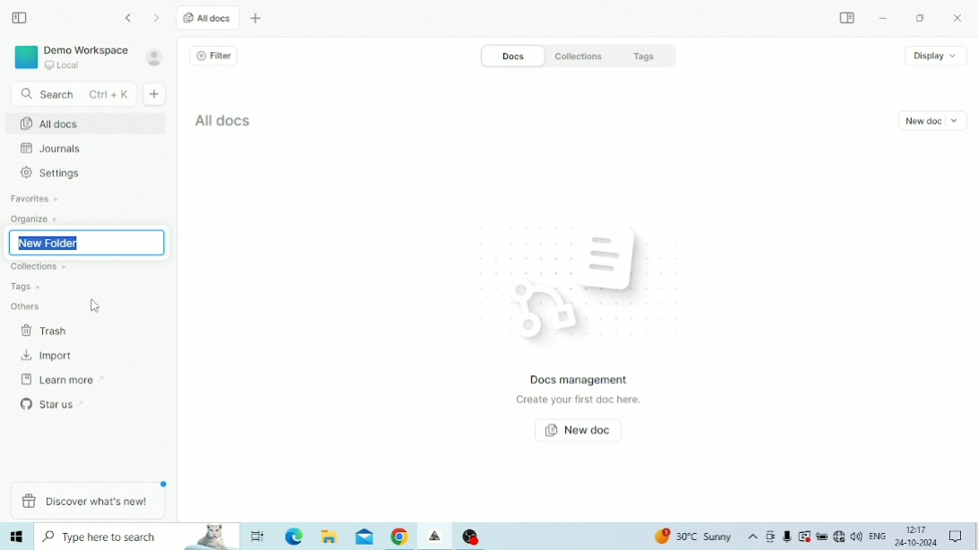 The image size is (978, 550). I want to click on Favourites, so click(36, 199).